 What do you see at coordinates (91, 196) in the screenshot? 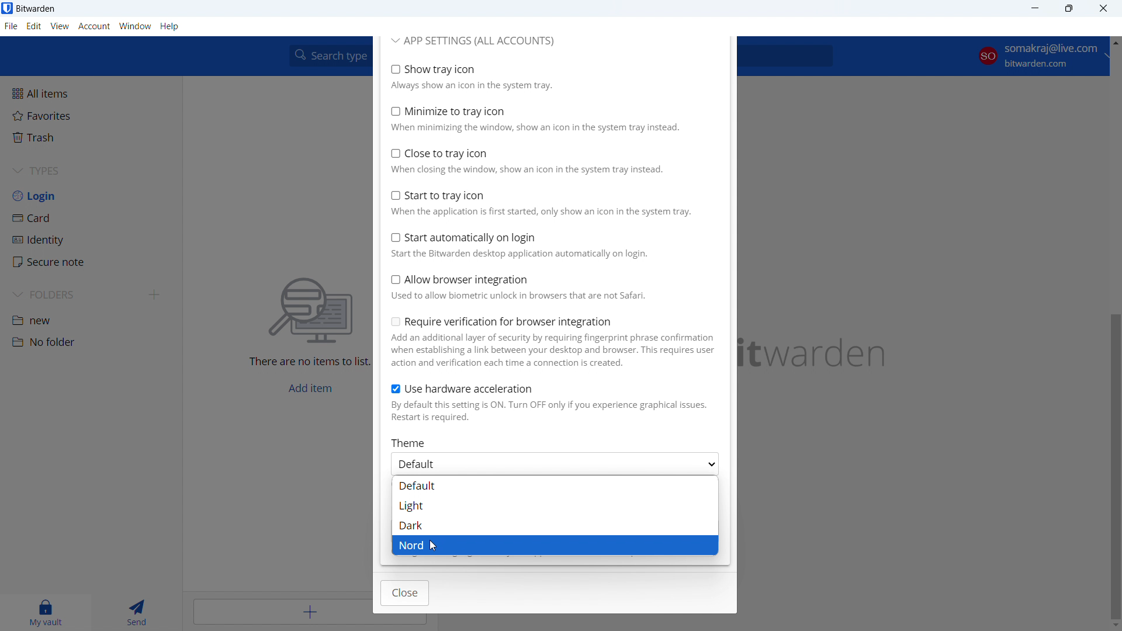
I see `login` at bounding box center [91, 196].